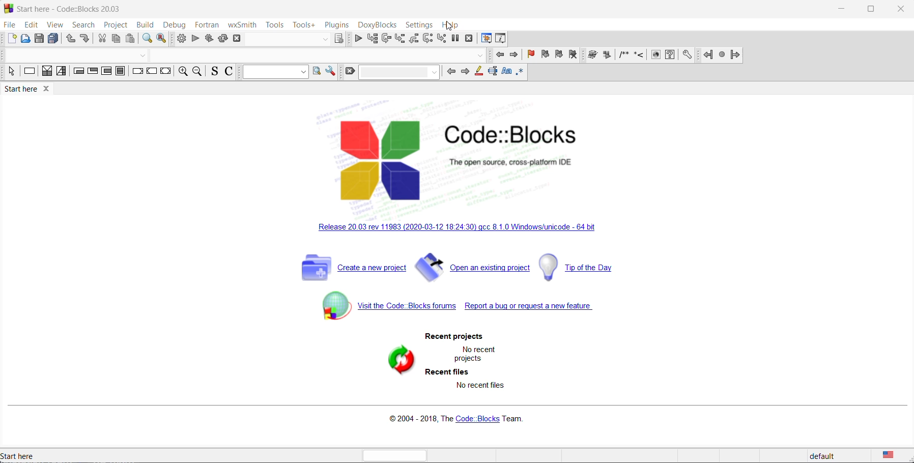  I want to click on settings, so click(418, 24).